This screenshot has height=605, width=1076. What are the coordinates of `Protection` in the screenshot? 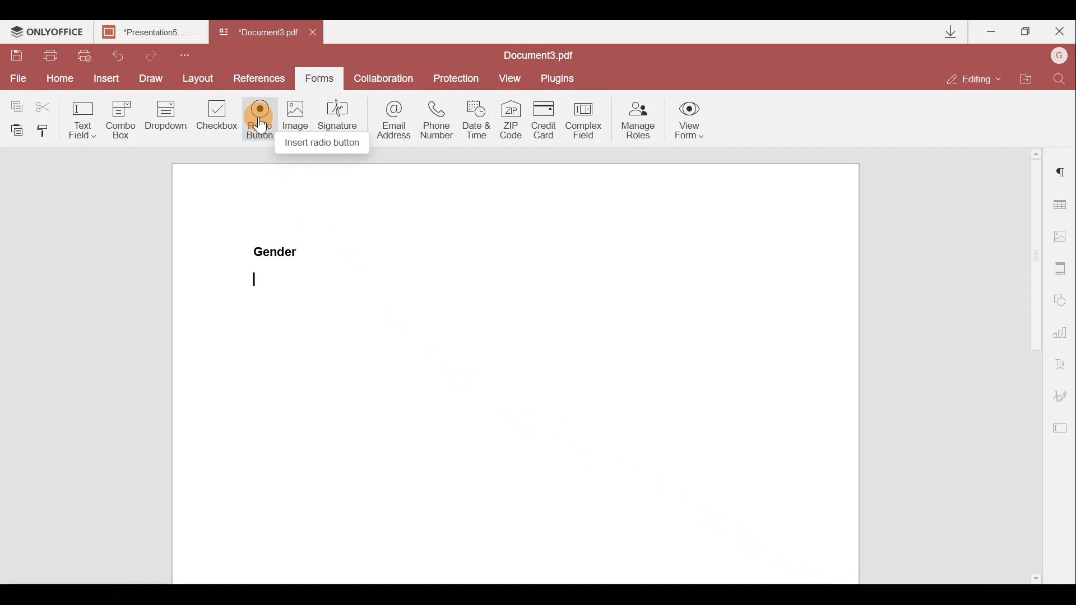 It's located at (457, 75).